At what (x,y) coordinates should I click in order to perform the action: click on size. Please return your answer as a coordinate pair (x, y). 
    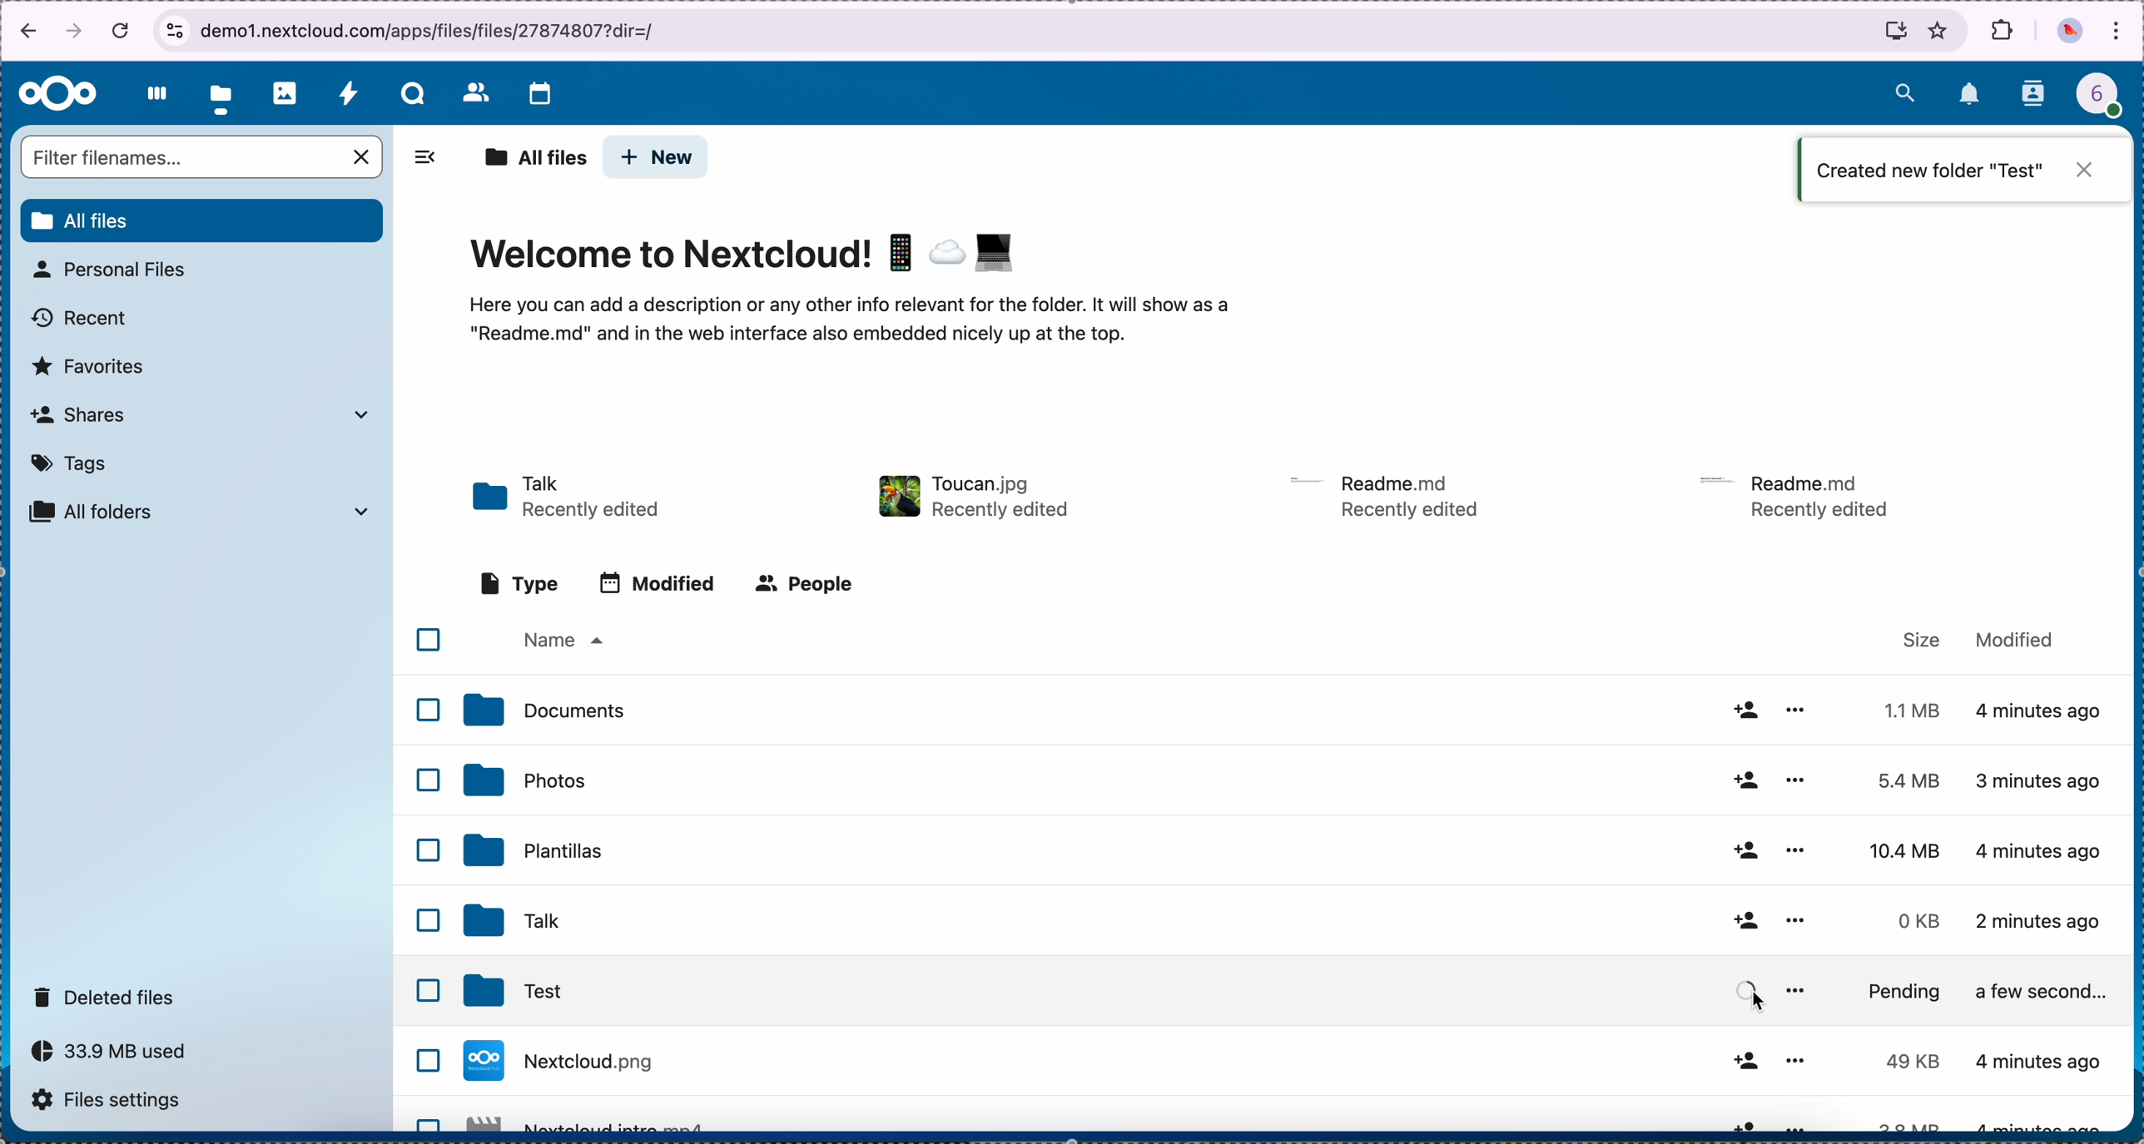
    Looking at the image, I should click on (1923, 640).